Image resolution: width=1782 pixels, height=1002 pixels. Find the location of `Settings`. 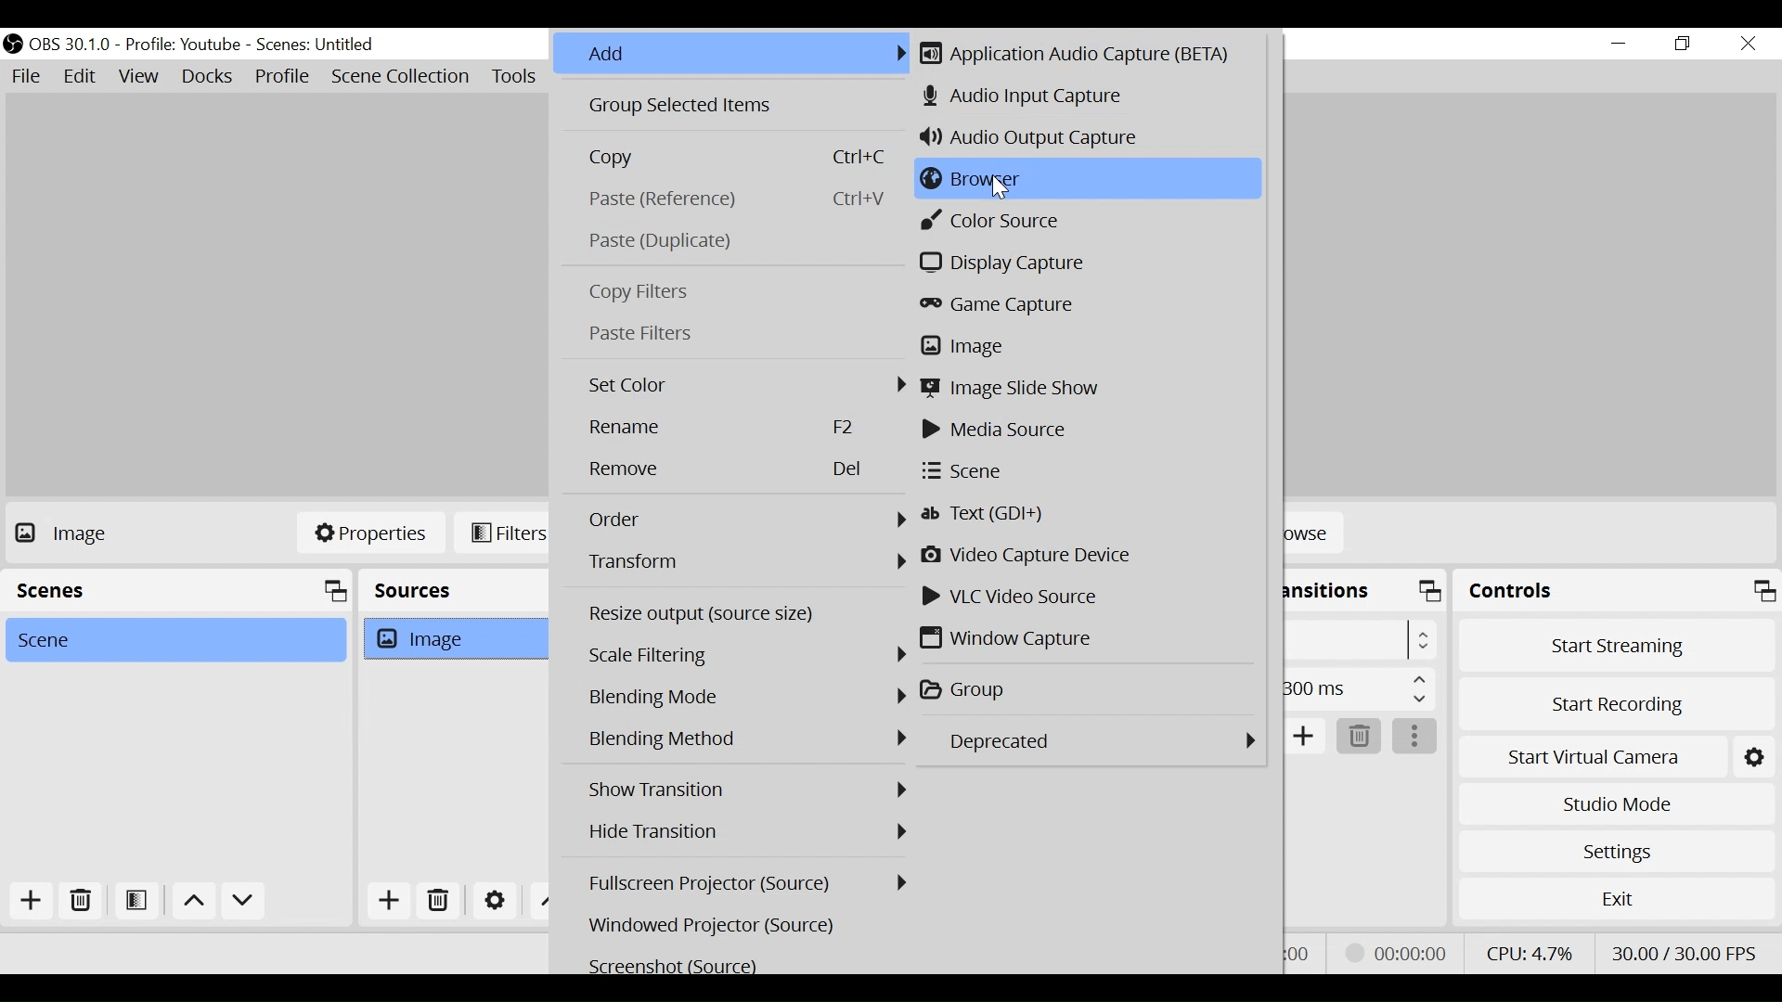

Settings is located at coordinates (1617, 849).